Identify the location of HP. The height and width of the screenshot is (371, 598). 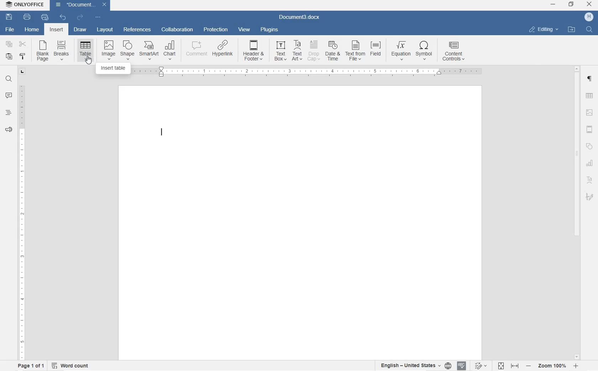
(589, 17).